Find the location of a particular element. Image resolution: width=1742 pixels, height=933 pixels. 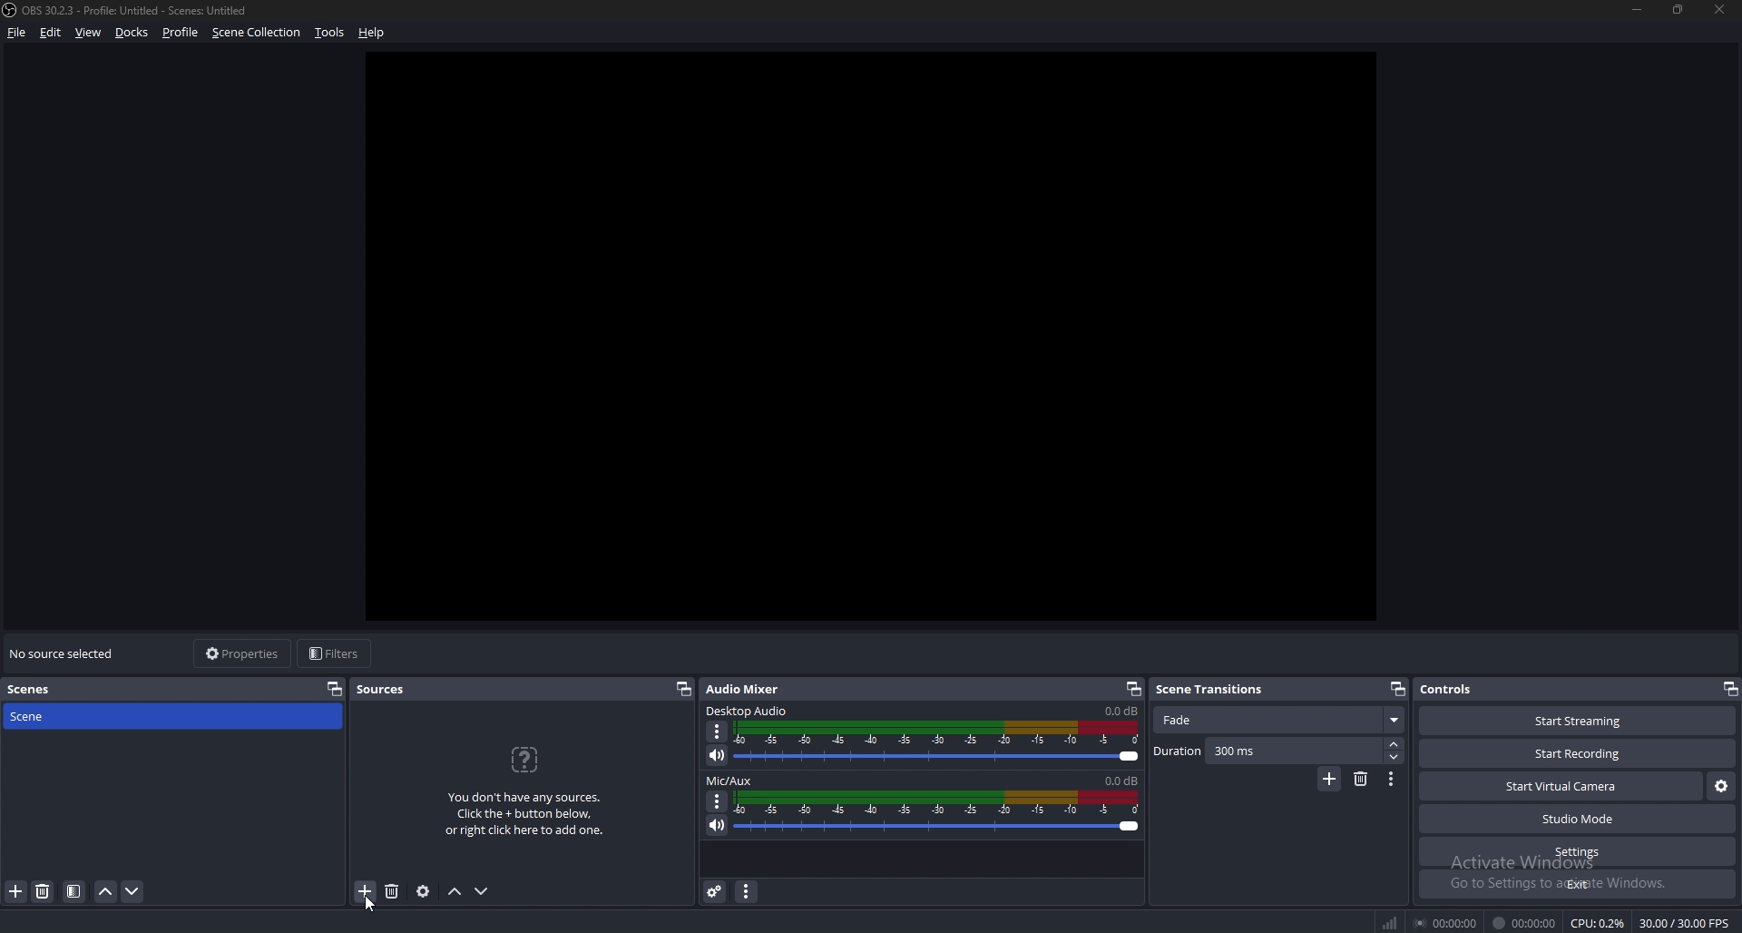

Scene collection is located at coordinates (257, 32).